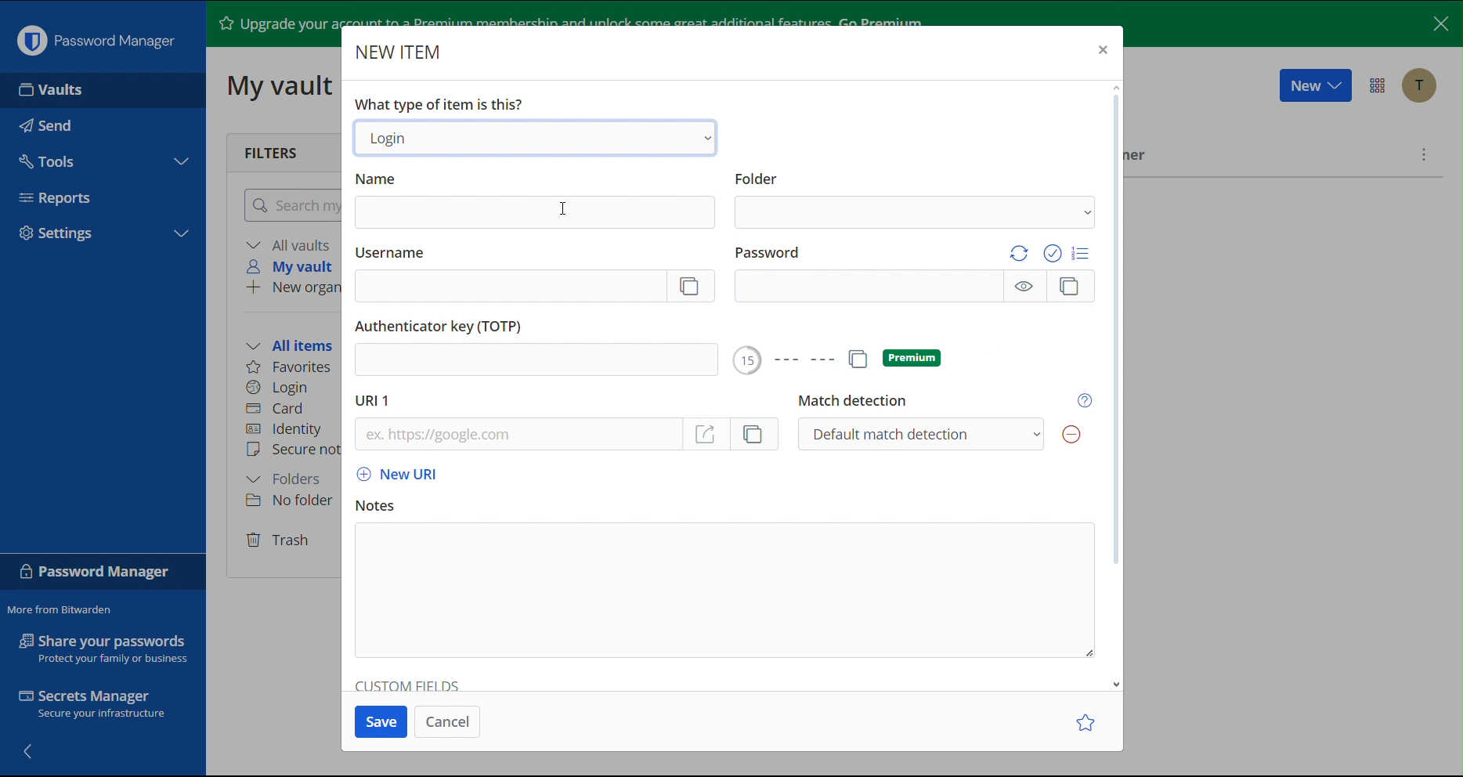  I want to click on Cancel, so click(449, 721).